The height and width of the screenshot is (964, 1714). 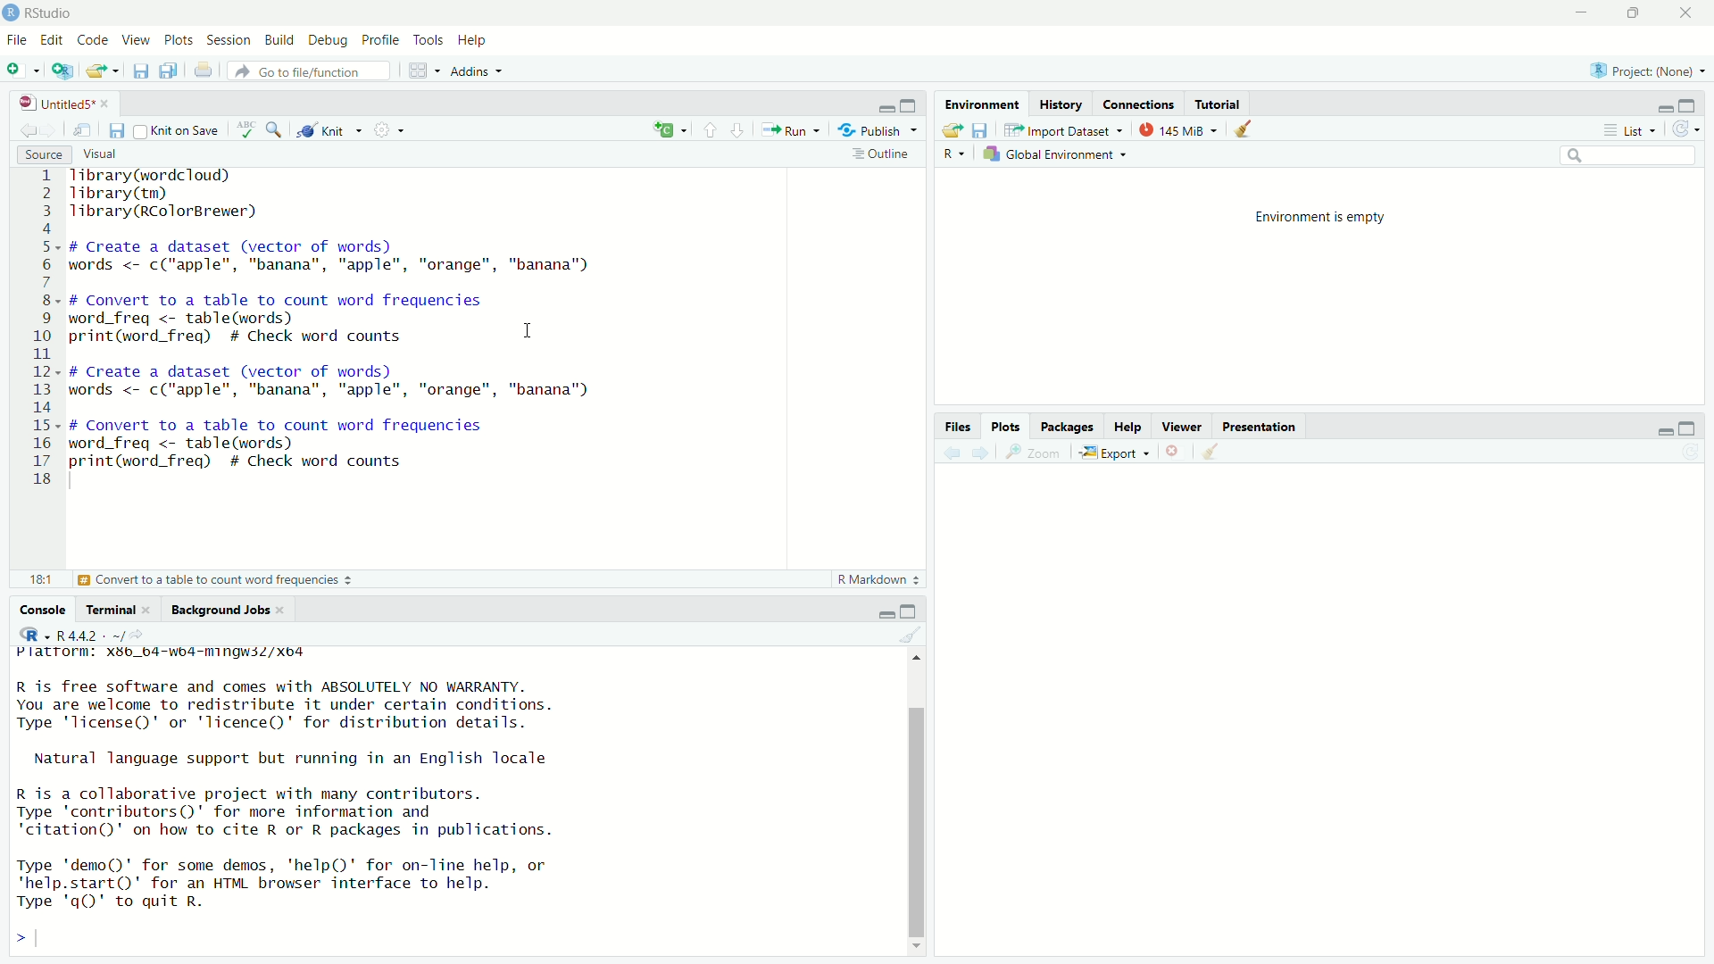 I want to click on Publish, so click(x=878, y=132).